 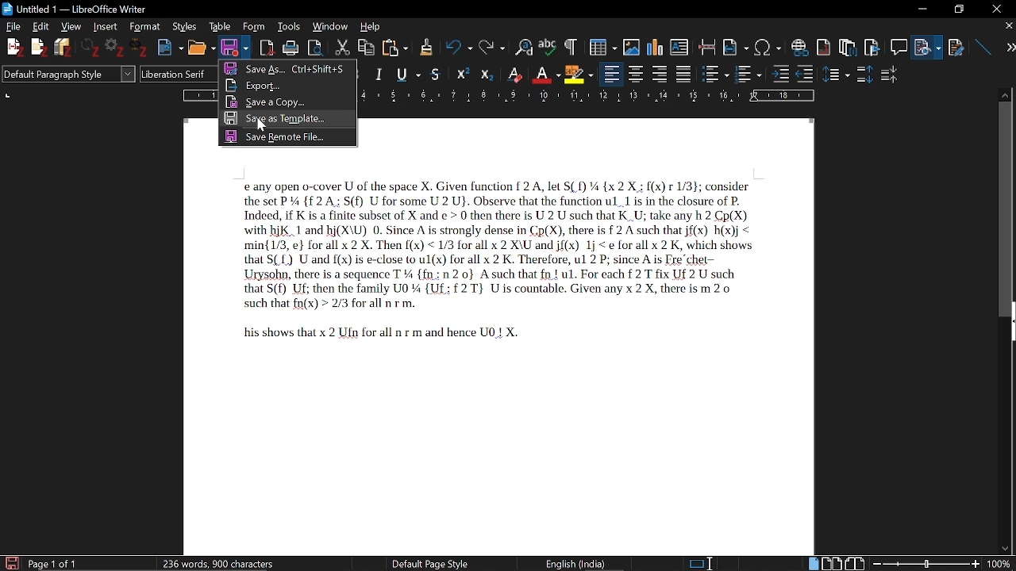 I want to click on Insert Image, so click(x=625, y=44).